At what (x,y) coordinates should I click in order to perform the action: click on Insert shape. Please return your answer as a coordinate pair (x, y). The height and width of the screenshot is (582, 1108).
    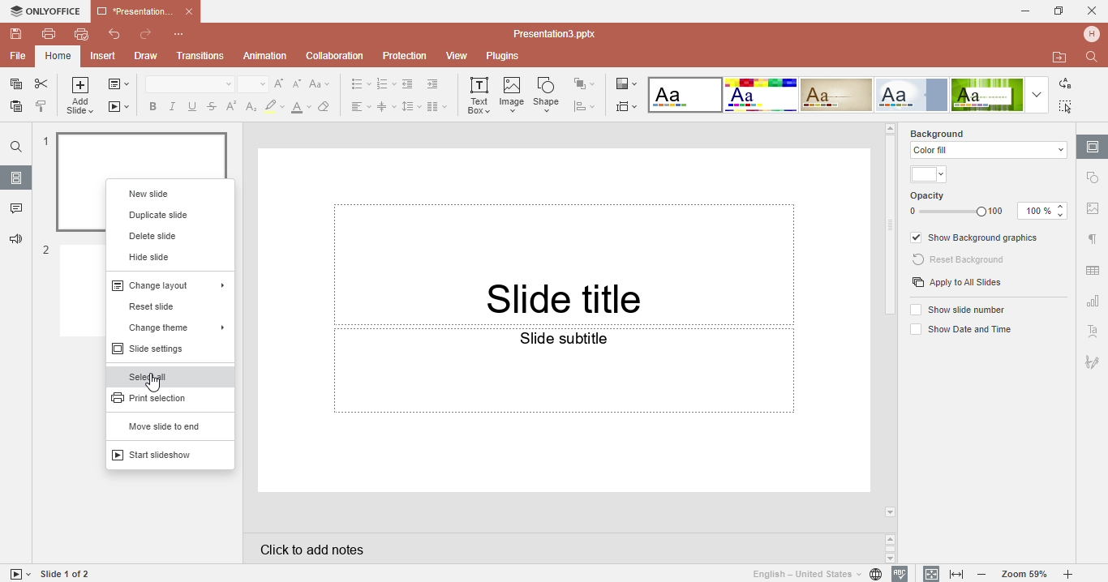
    Looking at the image, I should click on (549, 94).